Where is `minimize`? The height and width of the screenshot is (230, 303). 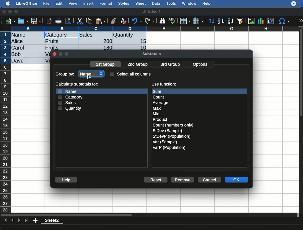 minimize is located at coordinates (10, 11).